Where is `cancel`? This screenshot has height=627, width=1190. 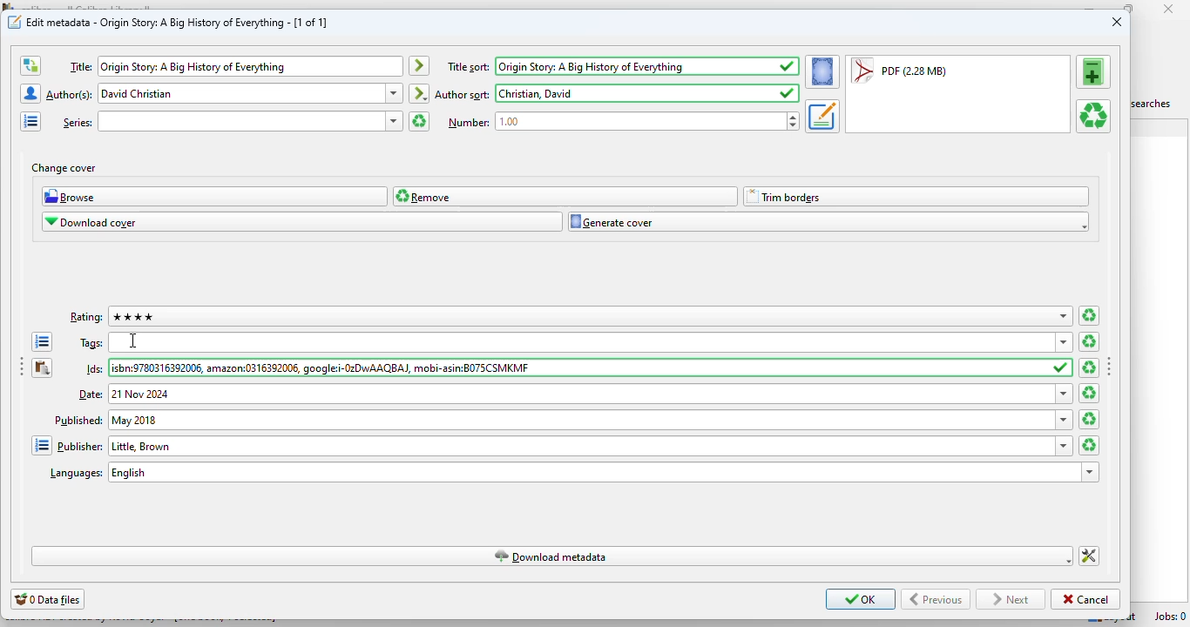 cancel is located at coordinates (1085, 600).